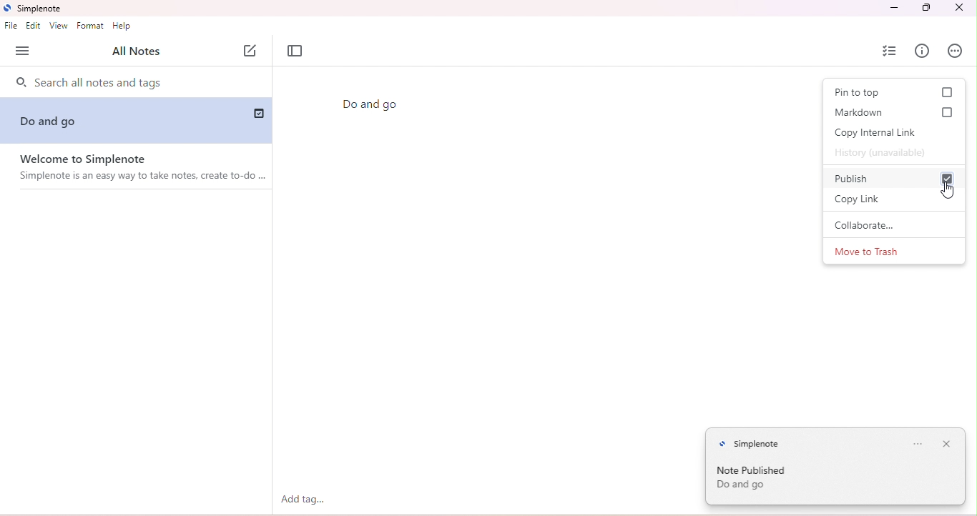  I want to click on open side bar, so click(22, 51).